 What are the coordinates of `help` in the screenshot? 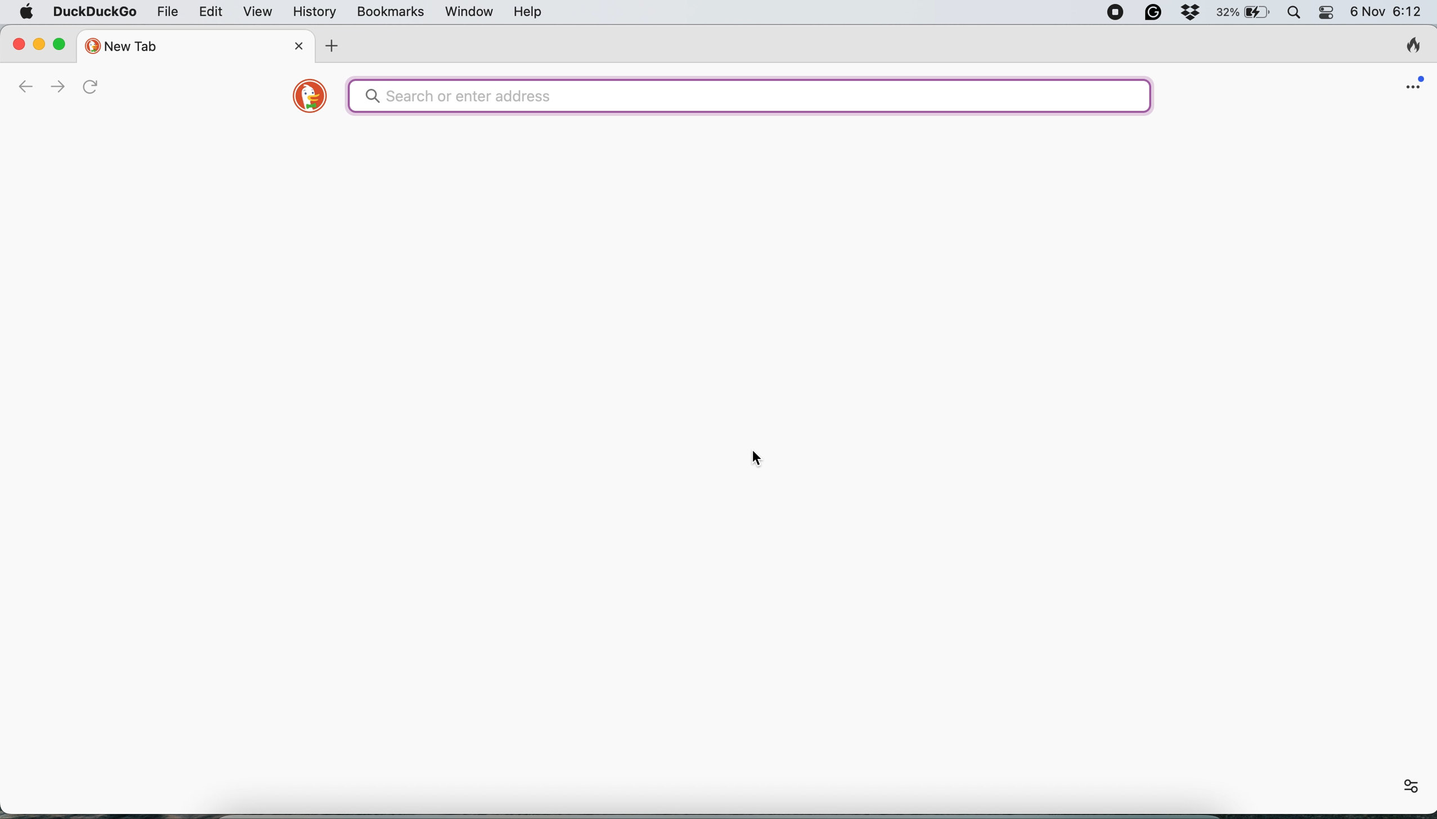 It's located at (530, 12).